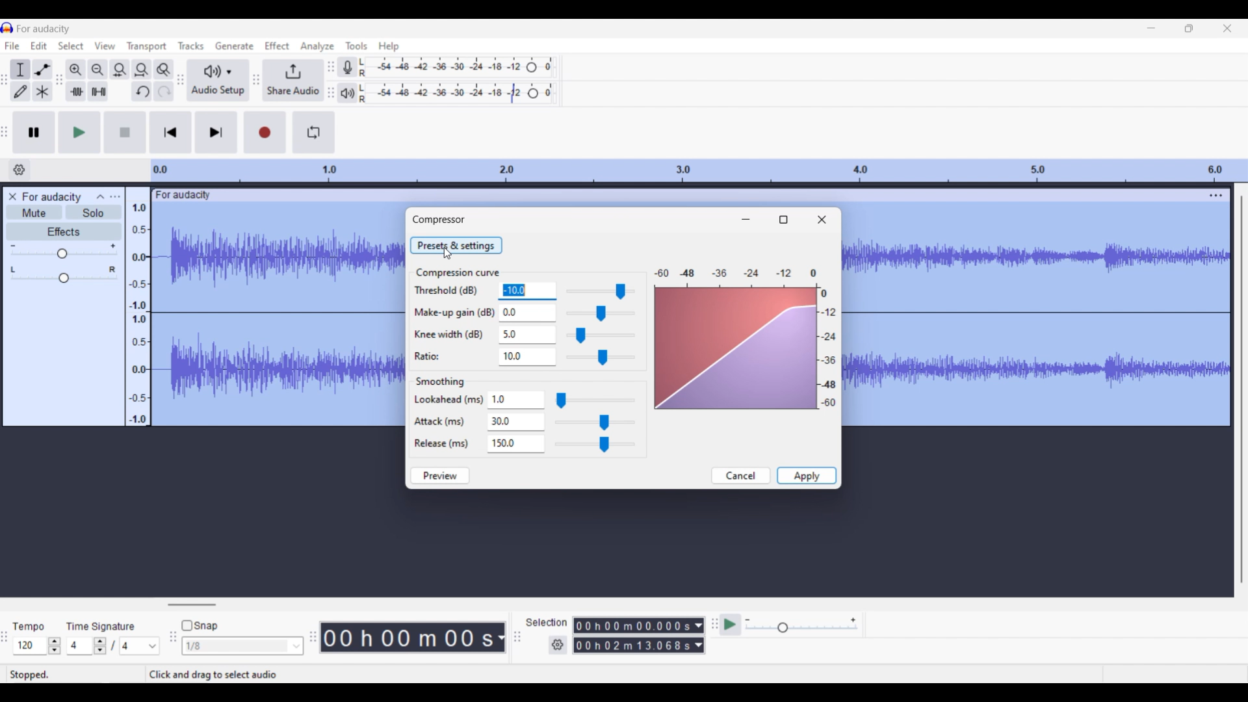 The height and width of the screenshot is (702, 1248). Describe the element at coordinates (518, 400) in the screenshot. I see `Text box for Lookahead` at that location.